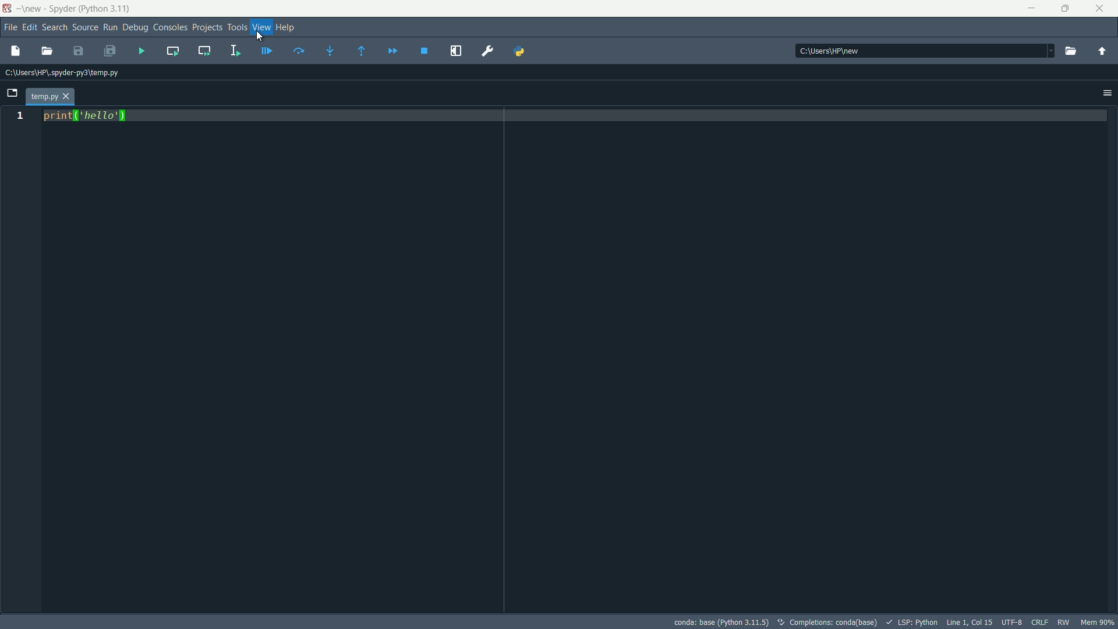  Describe the element at coordinates (260, 37) in the screenshot. I see `cursor` at that location.